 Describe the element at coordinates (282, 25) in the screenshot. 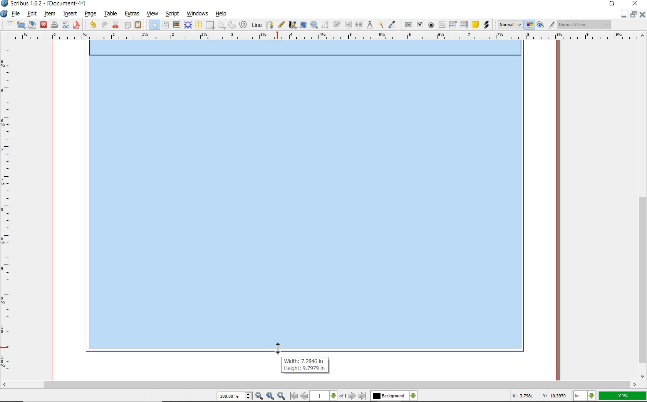

I see `freehand line` at that location.